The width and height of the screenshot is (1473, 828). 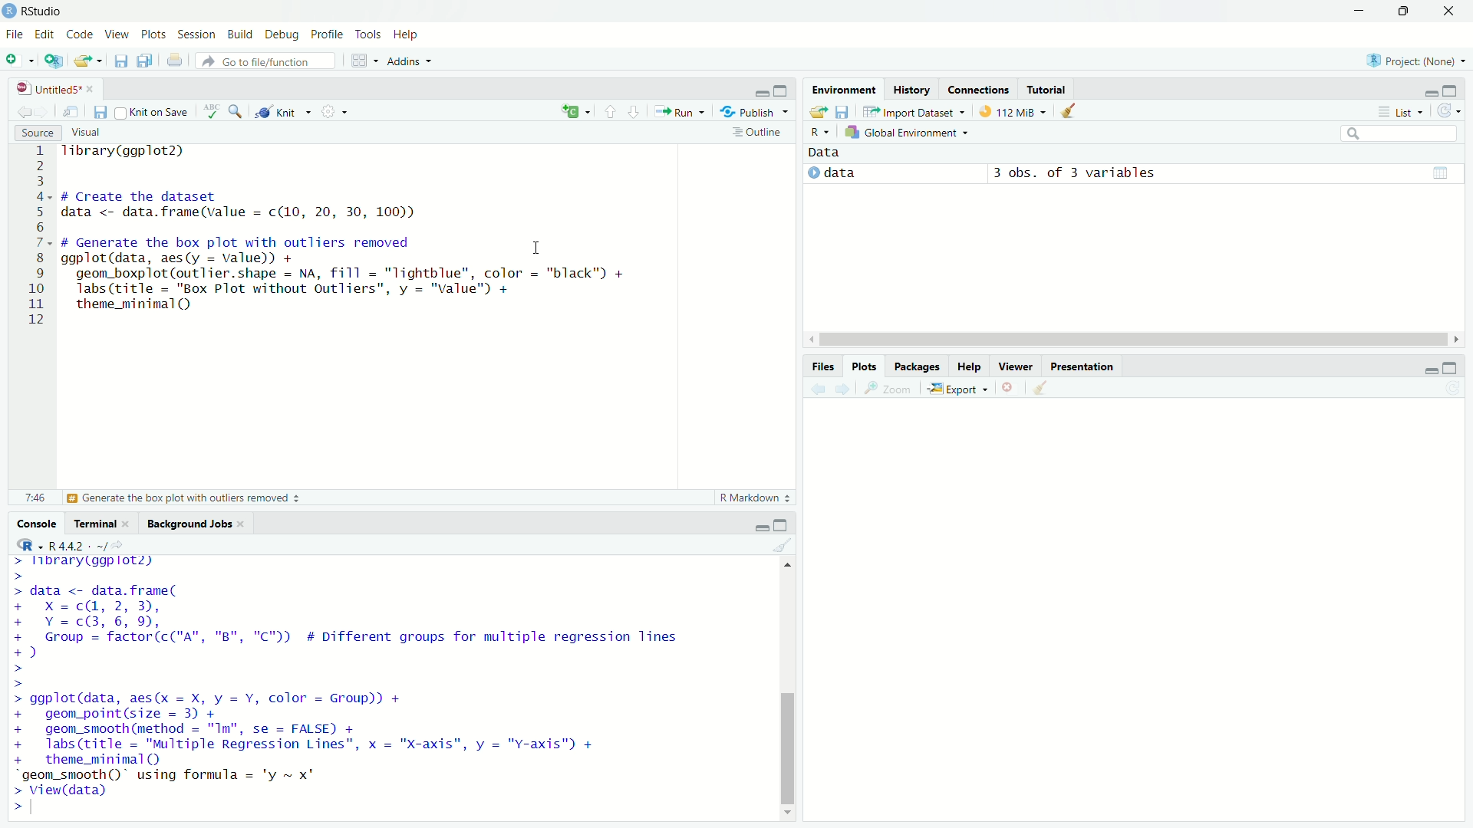 I want to click on upward, so click(x=609, y=110).